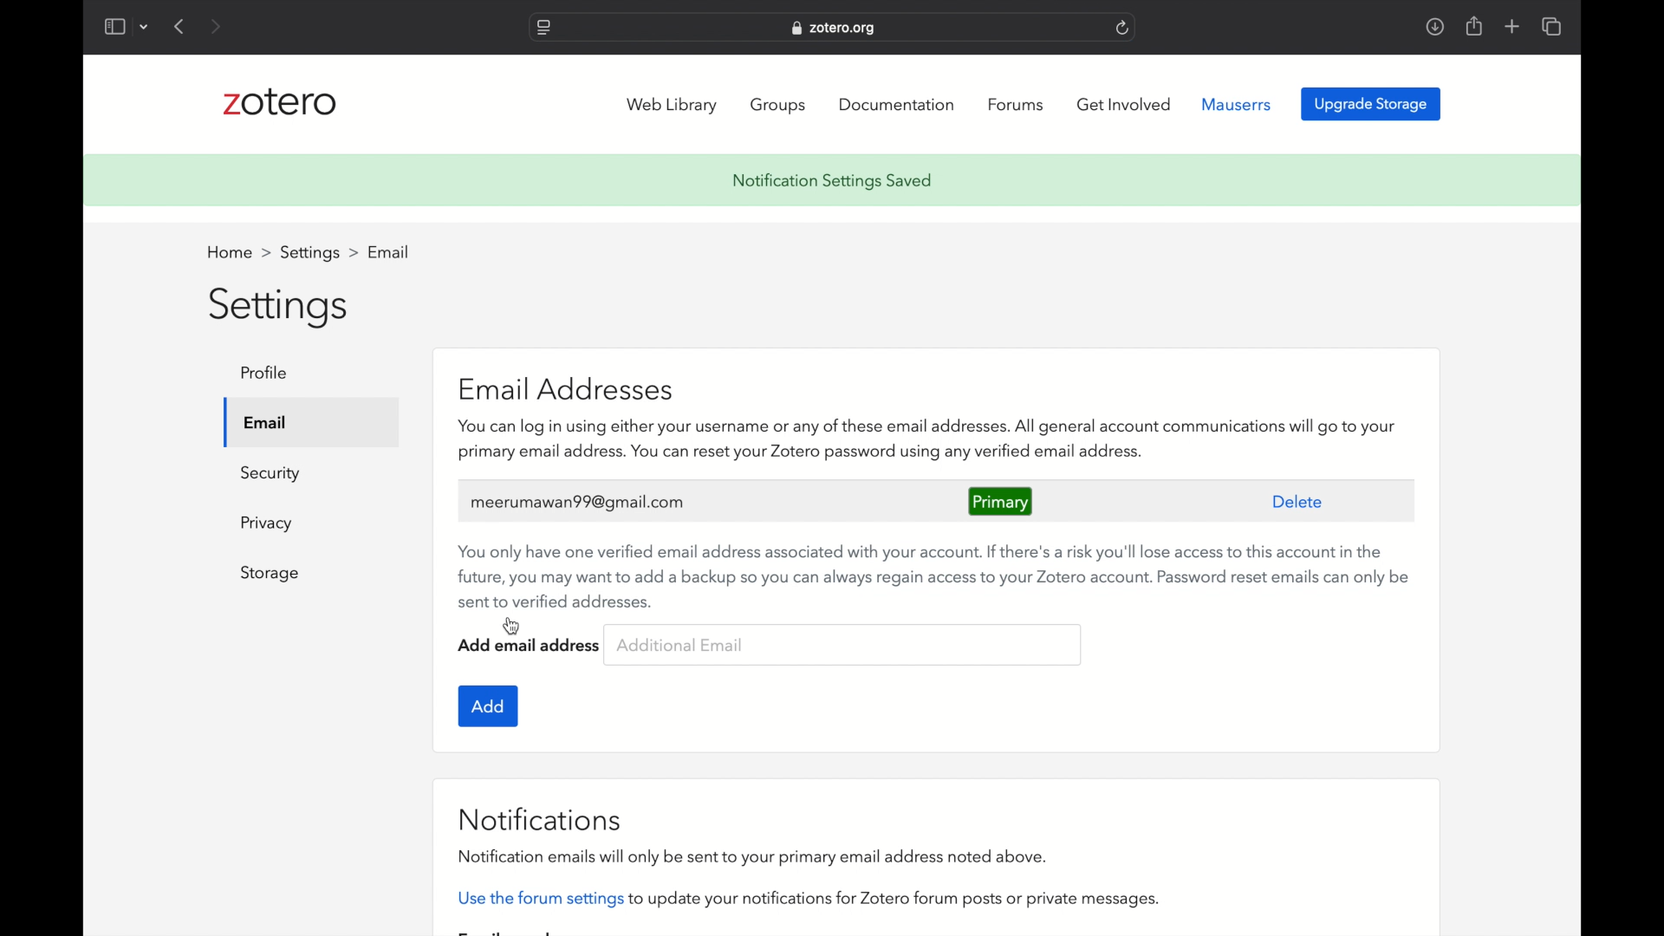  I want to click on web library, so click(674, 106).